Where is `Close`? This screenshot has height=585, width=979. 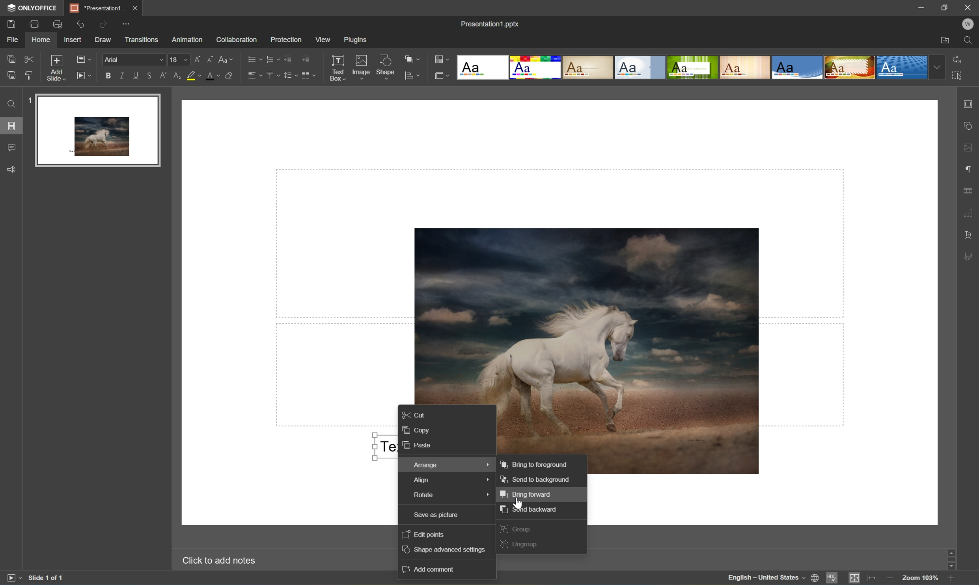 Close is located at coordinates (968, 8).